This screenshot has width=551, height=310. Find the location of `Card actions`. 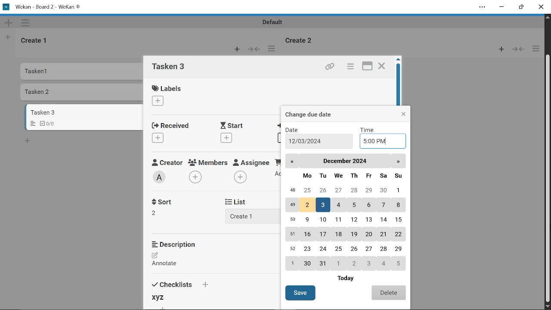

Card actions is located at coordinates (350, 67).